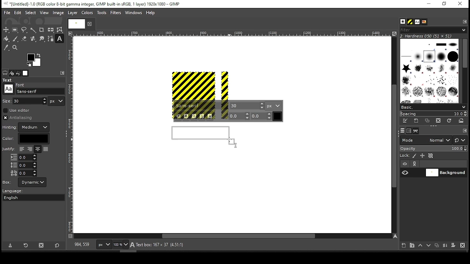  I want to click on smudge tool, so click(43, 39).